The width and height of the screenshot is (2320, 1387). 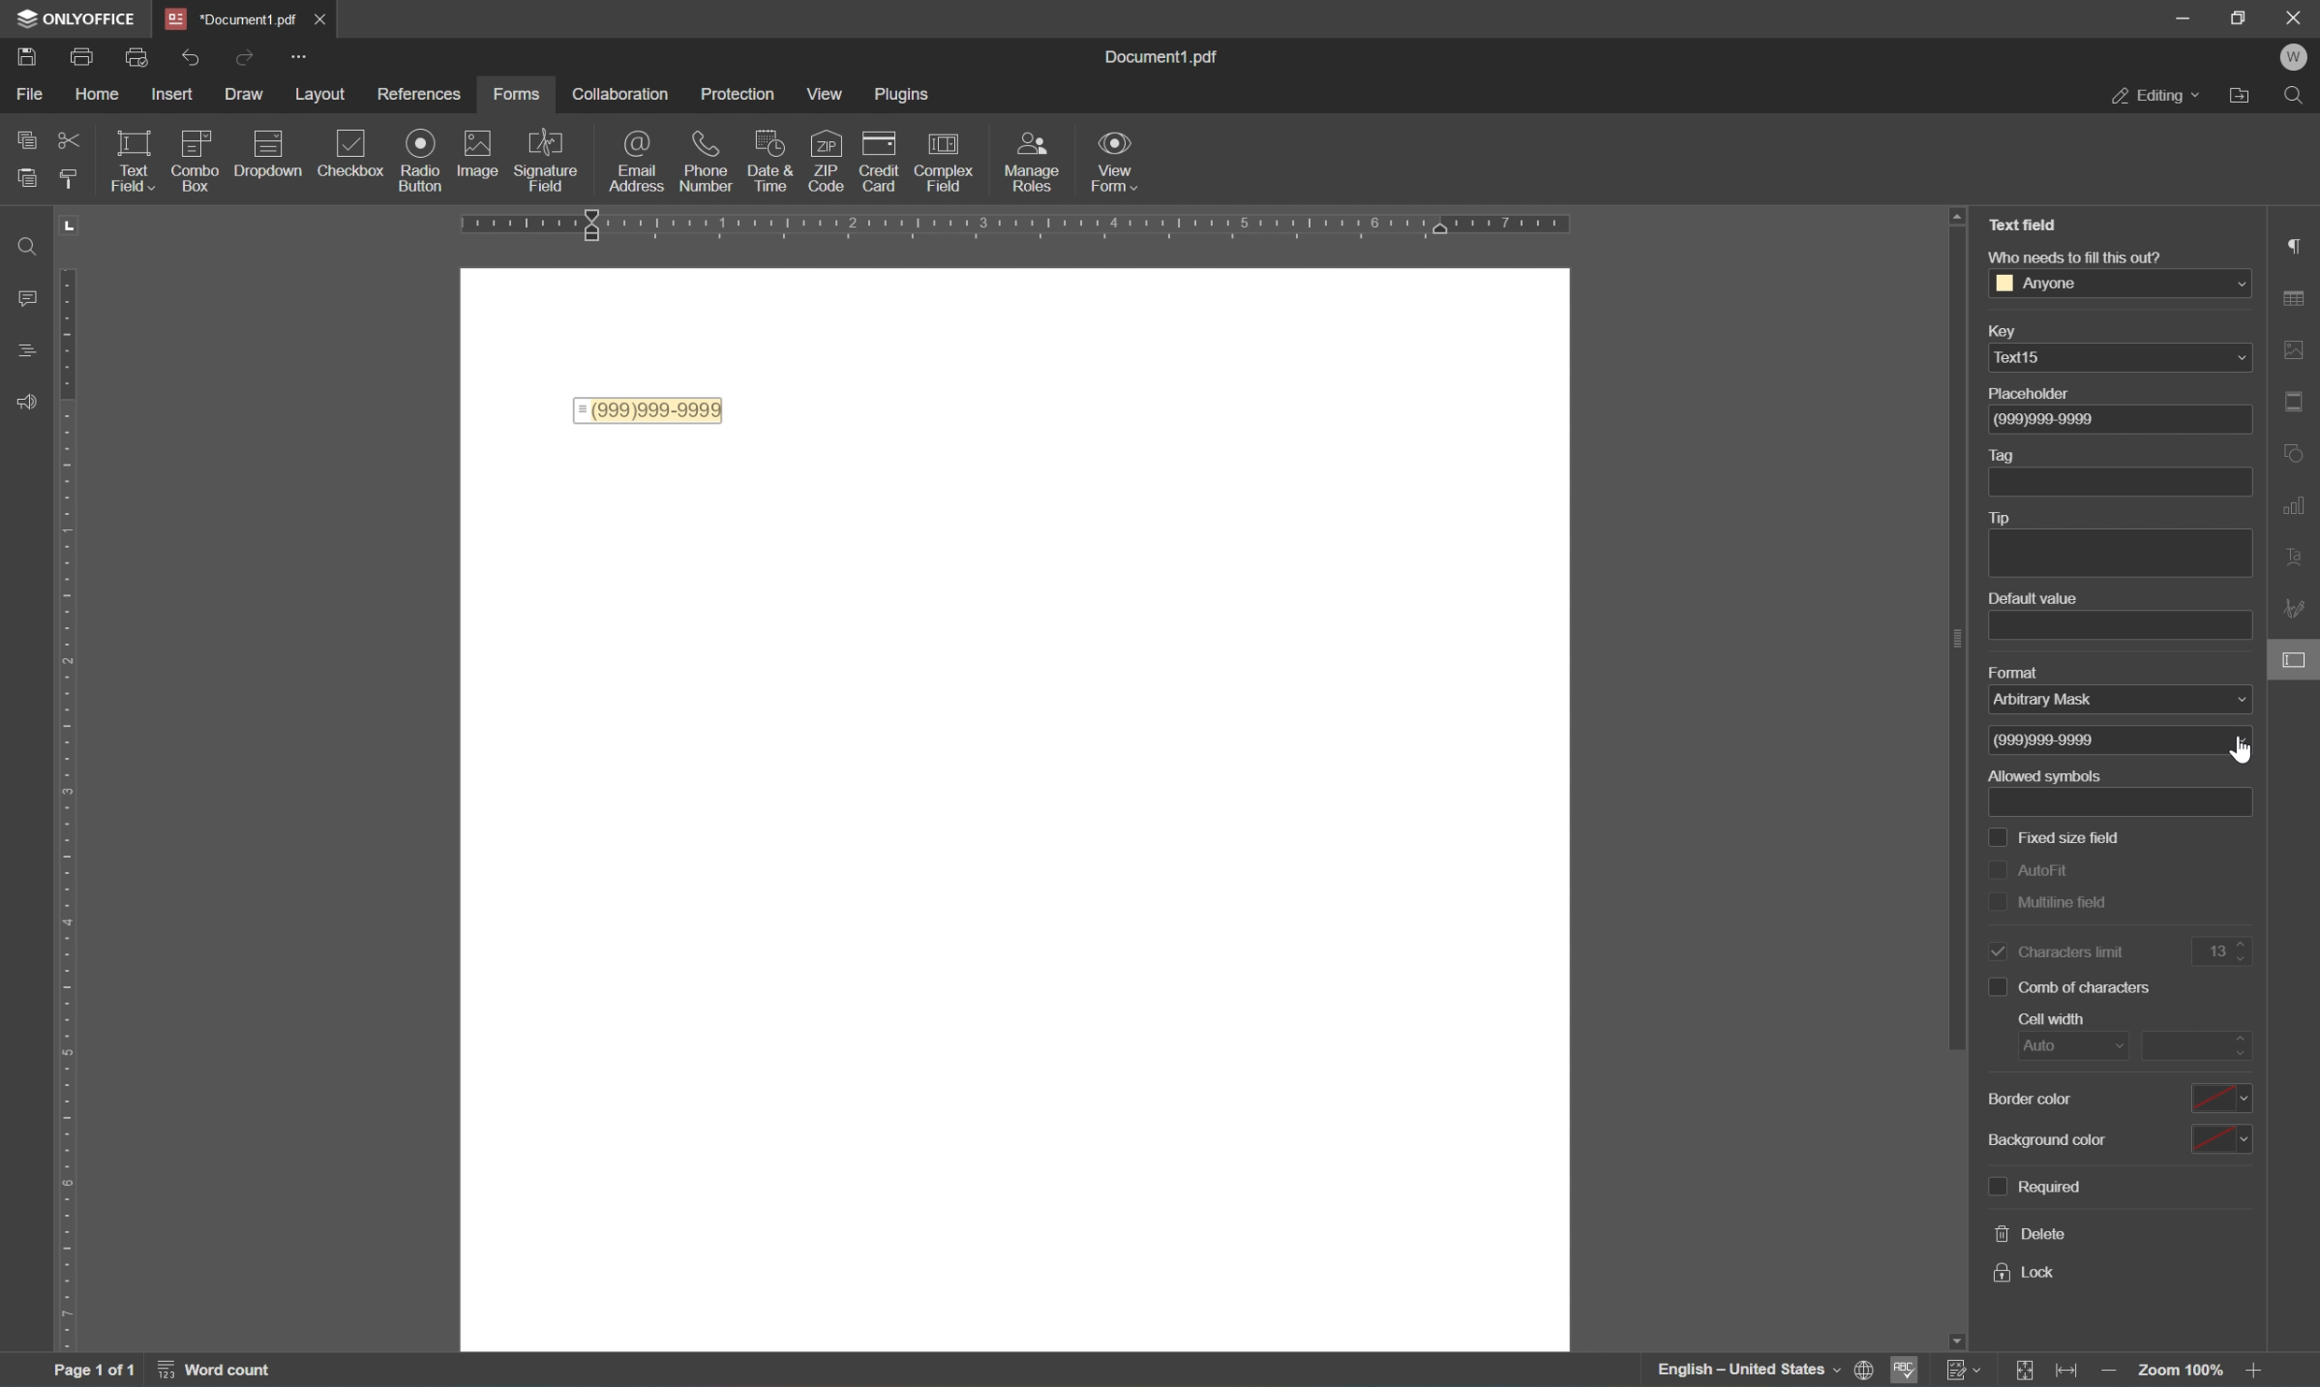 What do you see at coordinates (2055, 838) in the screenshot?
I see `fixed size field` at bounding box center [2055, 838].